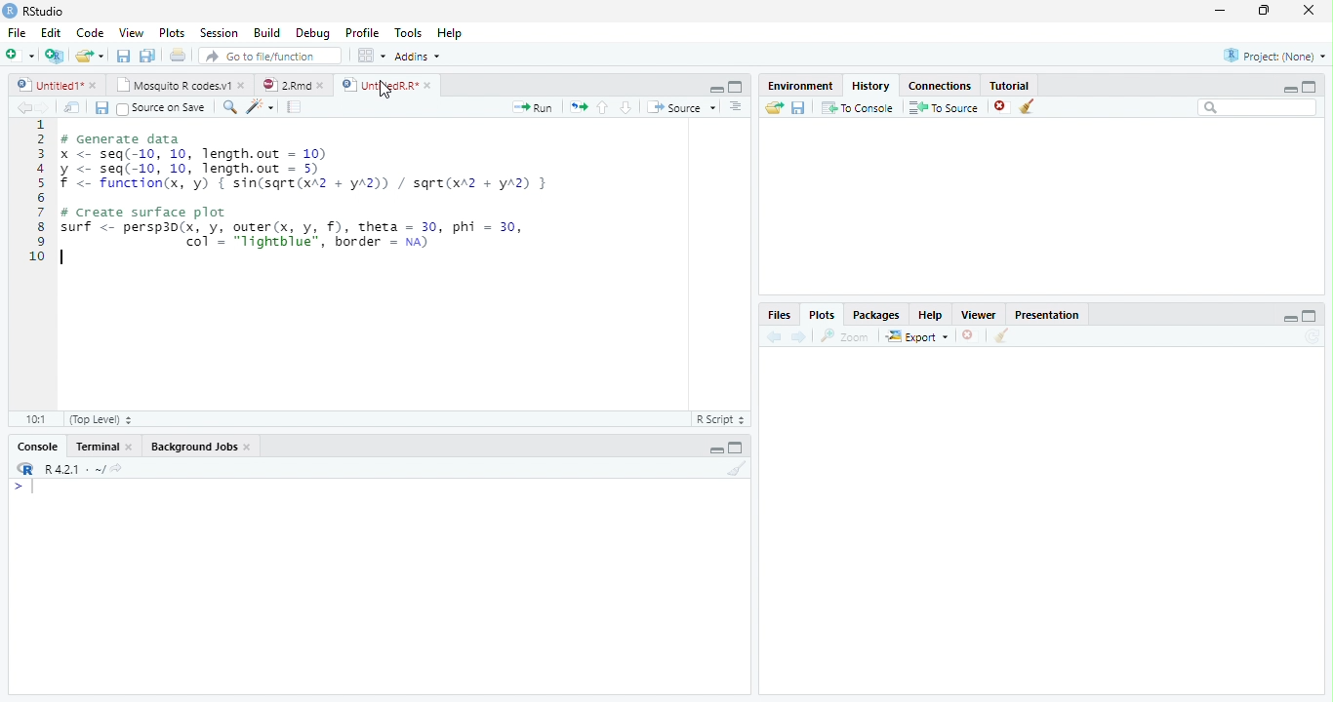 This screenshot has width=1333, height=702. Describe the element at coordinates (738, 468) in the screenshot. I see `Clear console` at that location.